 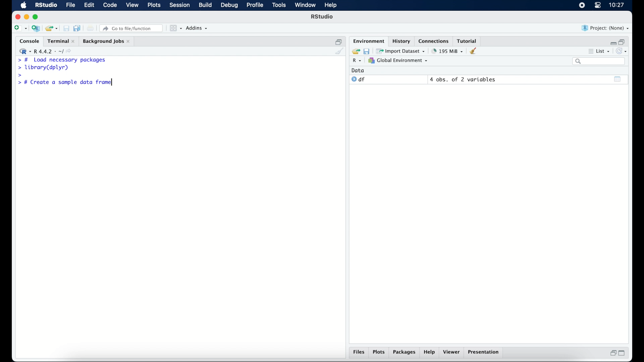 I want to click on workspace panes, so click(x=175, y=28).